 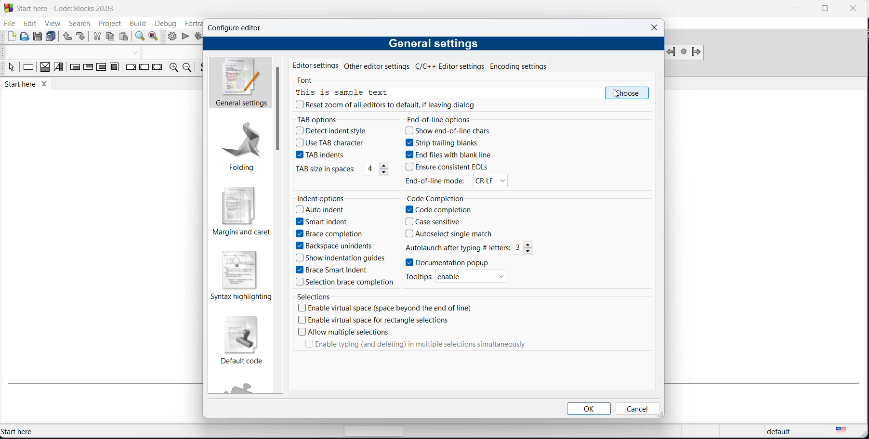 What do you see at coordinates (416, 345) in the screenshot?
I see `enable typing ` at bounding box center [416, 345].